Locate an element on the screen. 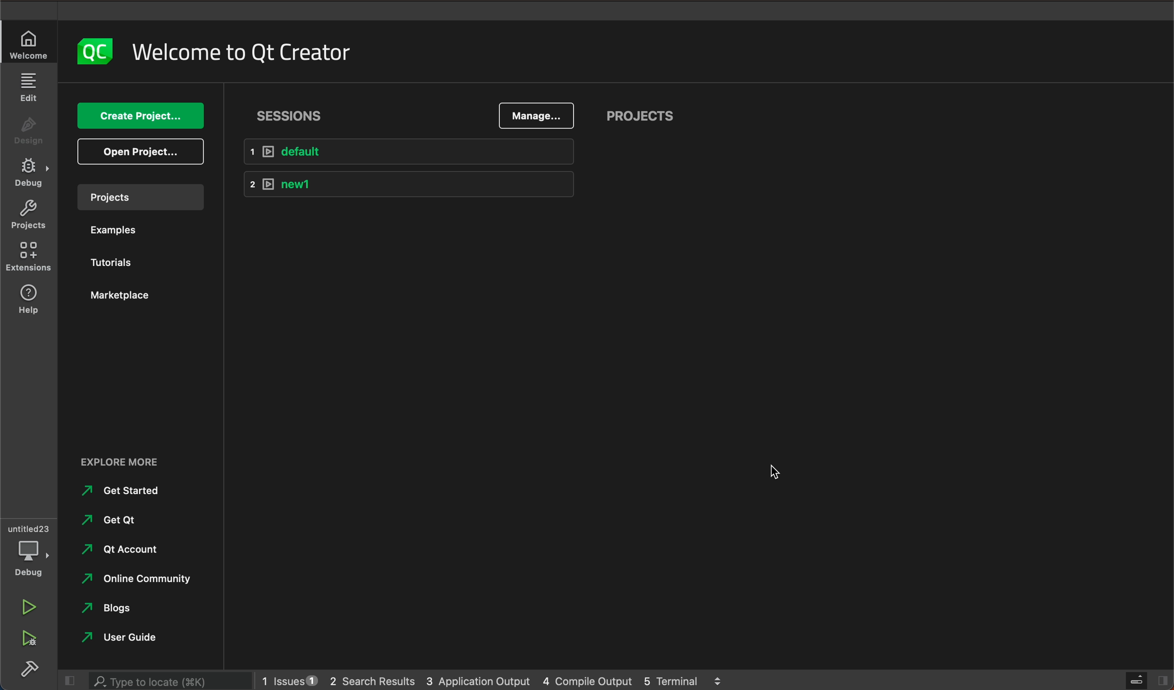 The width and height of the screenshot is (1174, 690). help is located at coordinates (31, 300).